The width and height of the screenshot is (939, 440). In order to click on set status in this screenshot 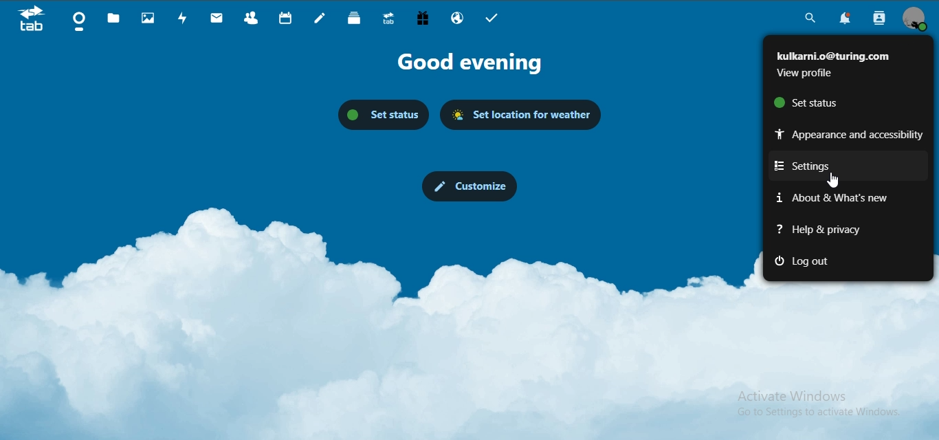, I will do `click(813, 106)`.